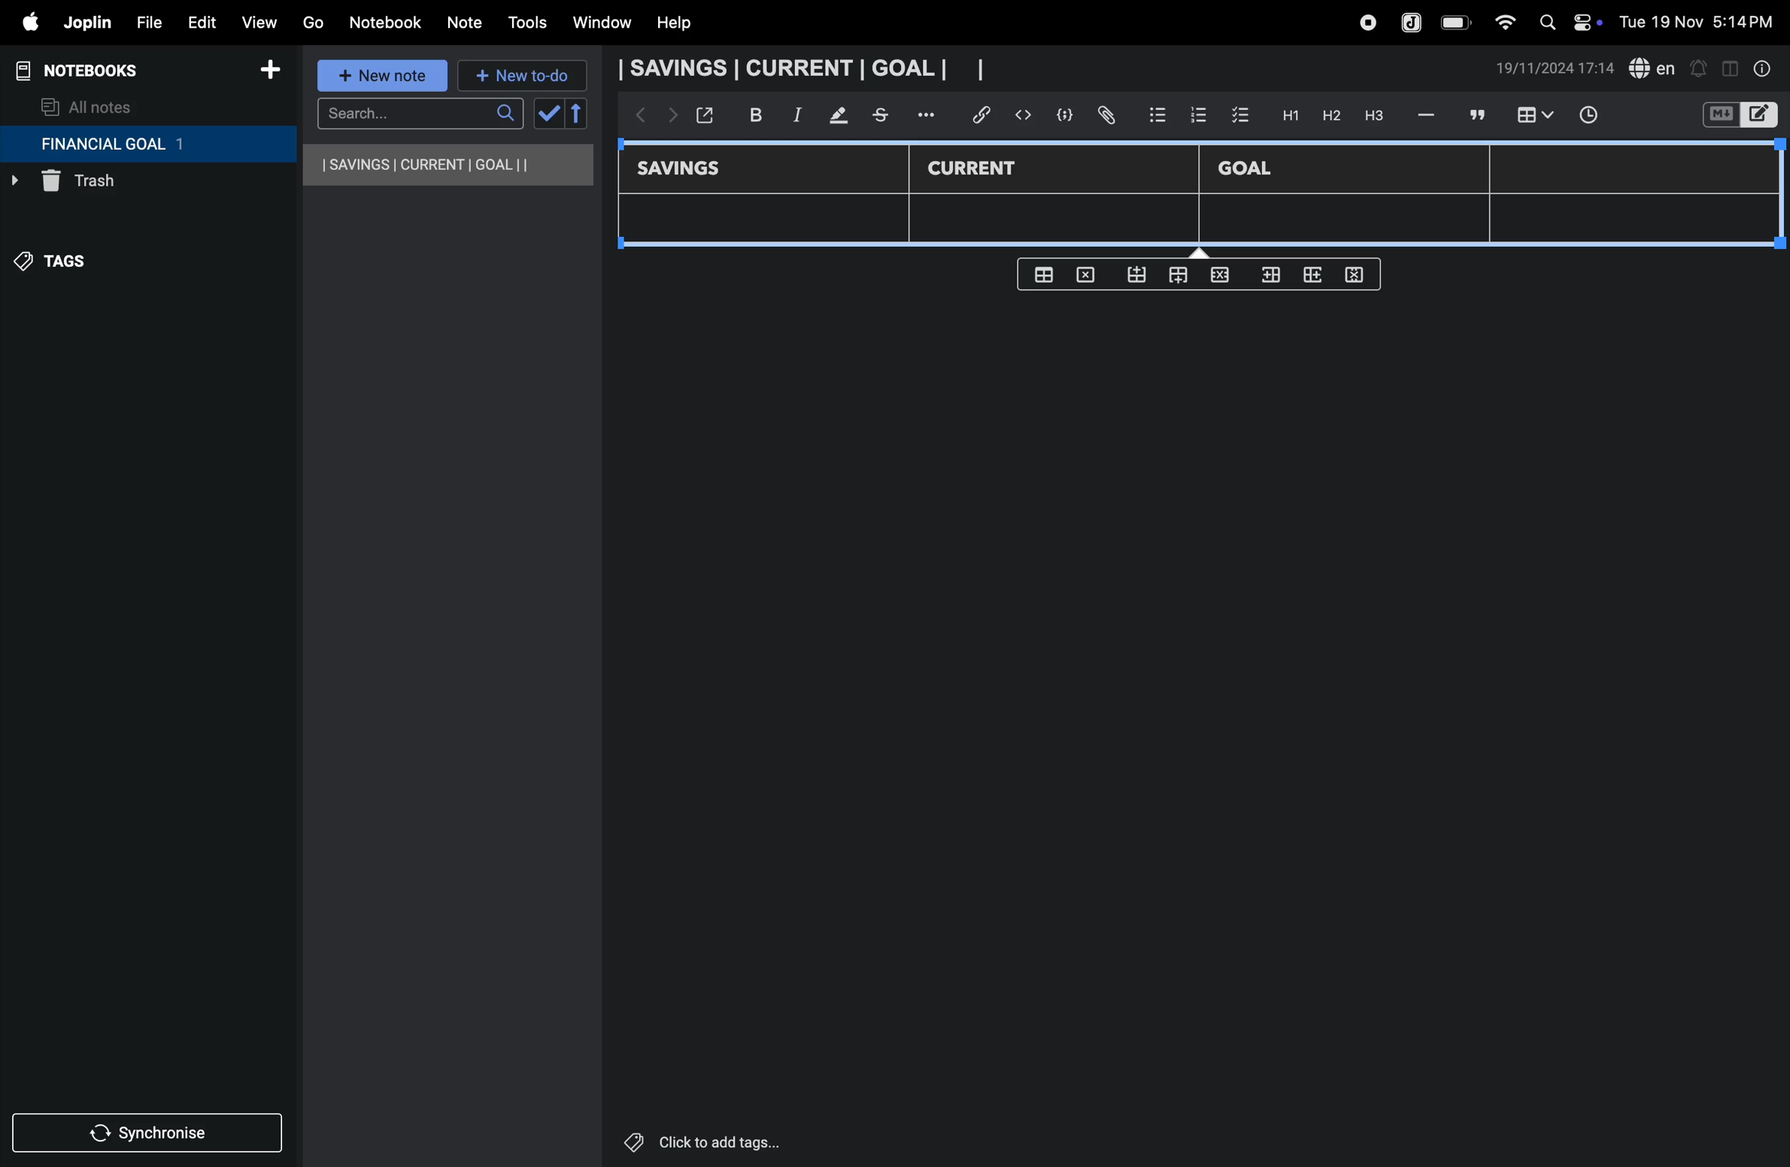 This screenshot has height=1167, width=1790. What do you see at coordinates (147, 144) in the screenshot?
I see `financial goal` at bounding box center [147, 144].